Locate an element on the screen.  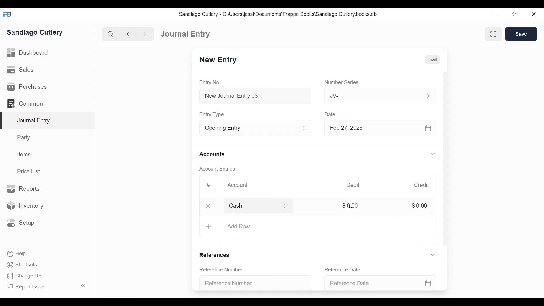
Sandiago Cutlery - C:\Users\jessi\Documents\Frappe Books\Sandiago Cutlery.books.db is located at coordinates (278, 14).